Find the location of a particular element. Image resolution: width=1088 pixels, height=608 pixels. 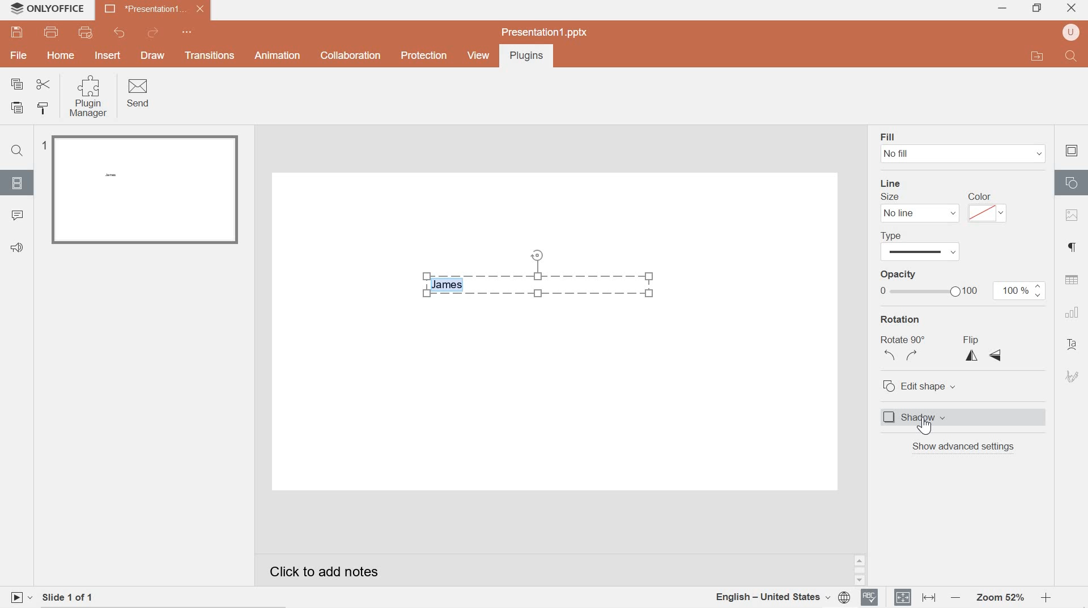

Rotate 90 degrees is located at coordinates (903, 352).